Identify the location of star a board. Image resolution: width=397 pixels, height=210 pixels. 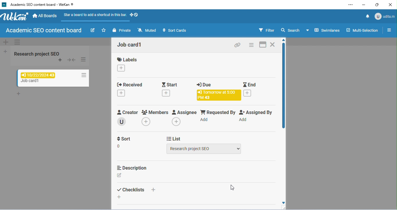
(104, 30).